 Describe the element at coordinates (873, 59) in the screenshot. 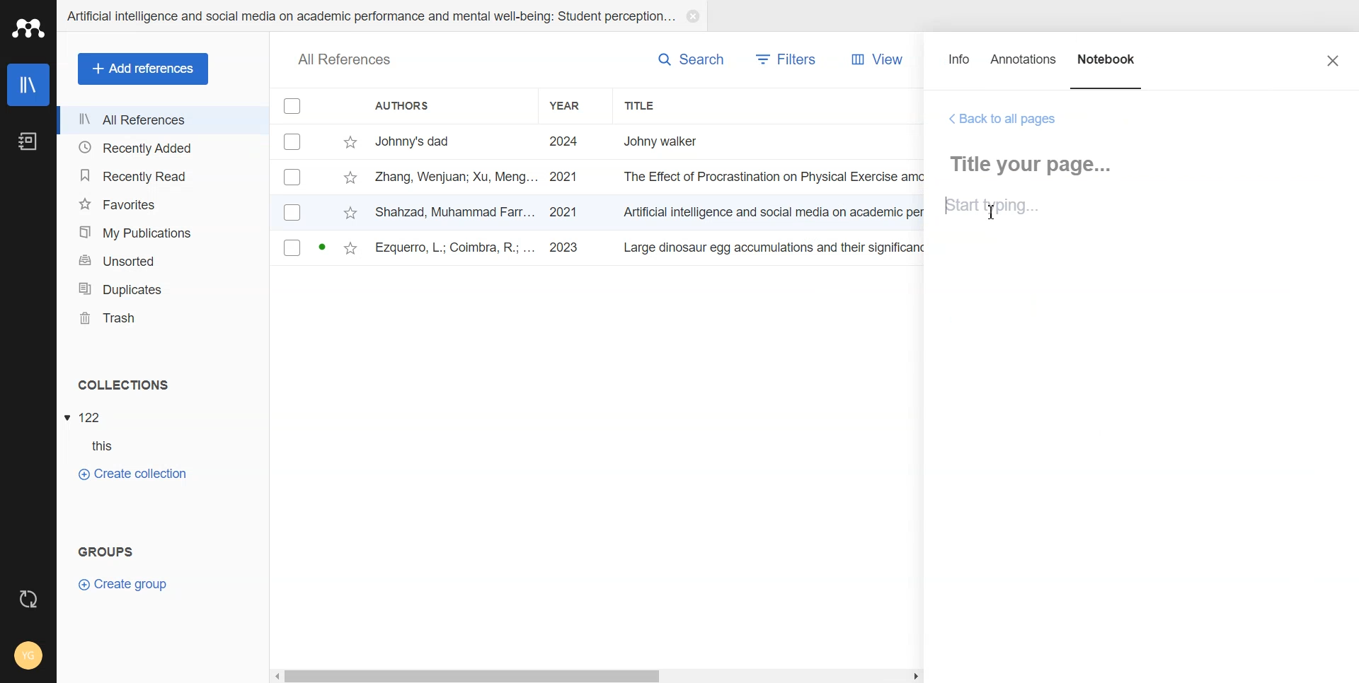

I see `View` at that location.